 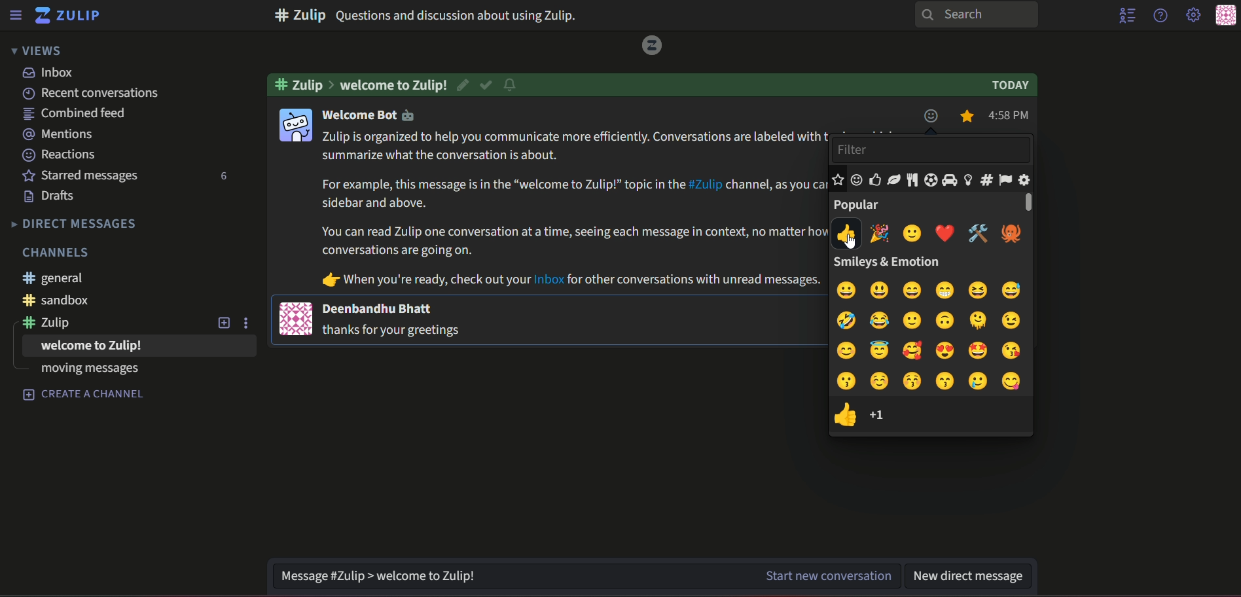 I want to click on Message #Zulip> welcome to Zulip! , so click(x=509, y=575).